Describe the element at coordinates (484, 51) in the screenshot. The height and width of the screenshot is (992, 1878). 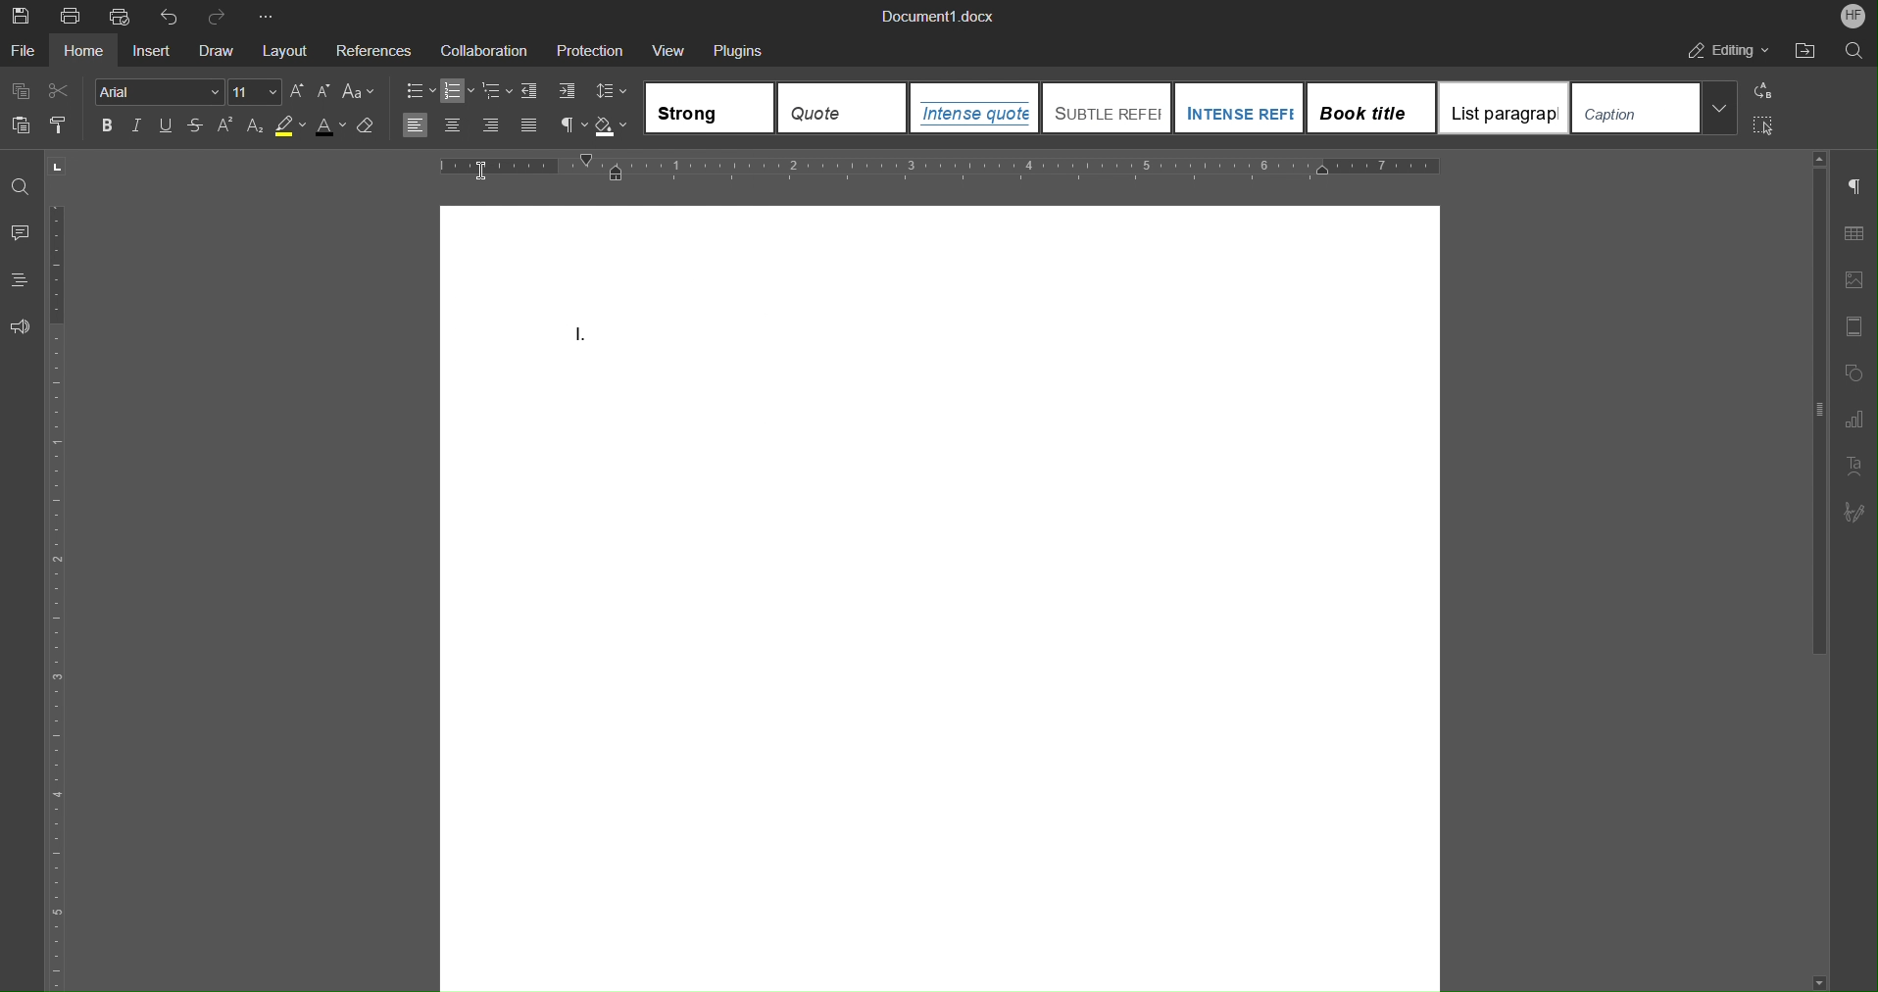
I see `Collaboration` at that location.